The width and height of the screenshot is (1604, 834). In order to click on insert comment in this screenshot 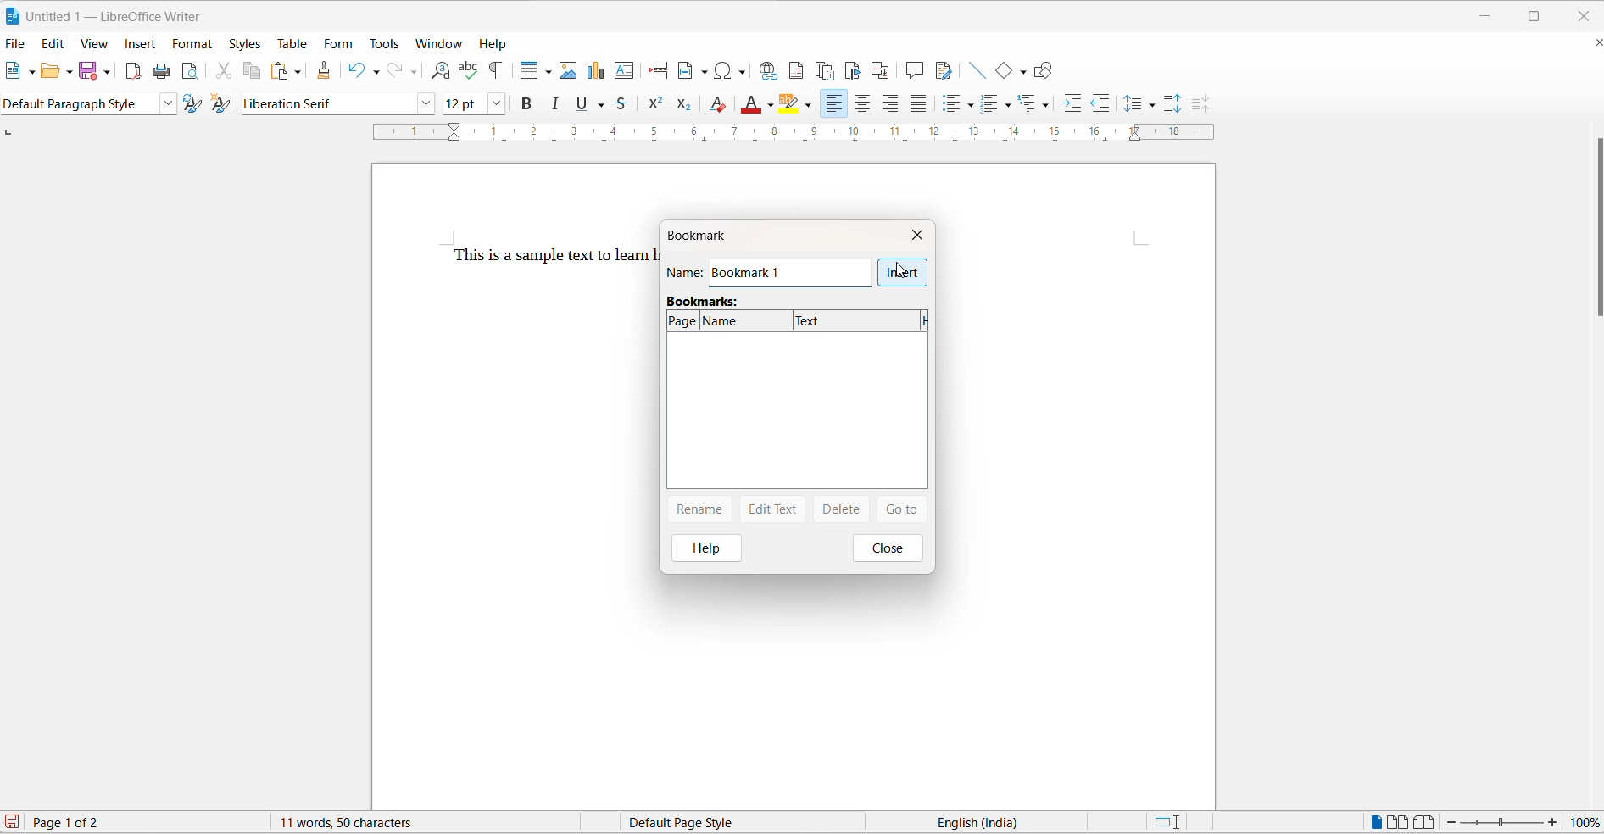, I will do `click(914, 70)`.